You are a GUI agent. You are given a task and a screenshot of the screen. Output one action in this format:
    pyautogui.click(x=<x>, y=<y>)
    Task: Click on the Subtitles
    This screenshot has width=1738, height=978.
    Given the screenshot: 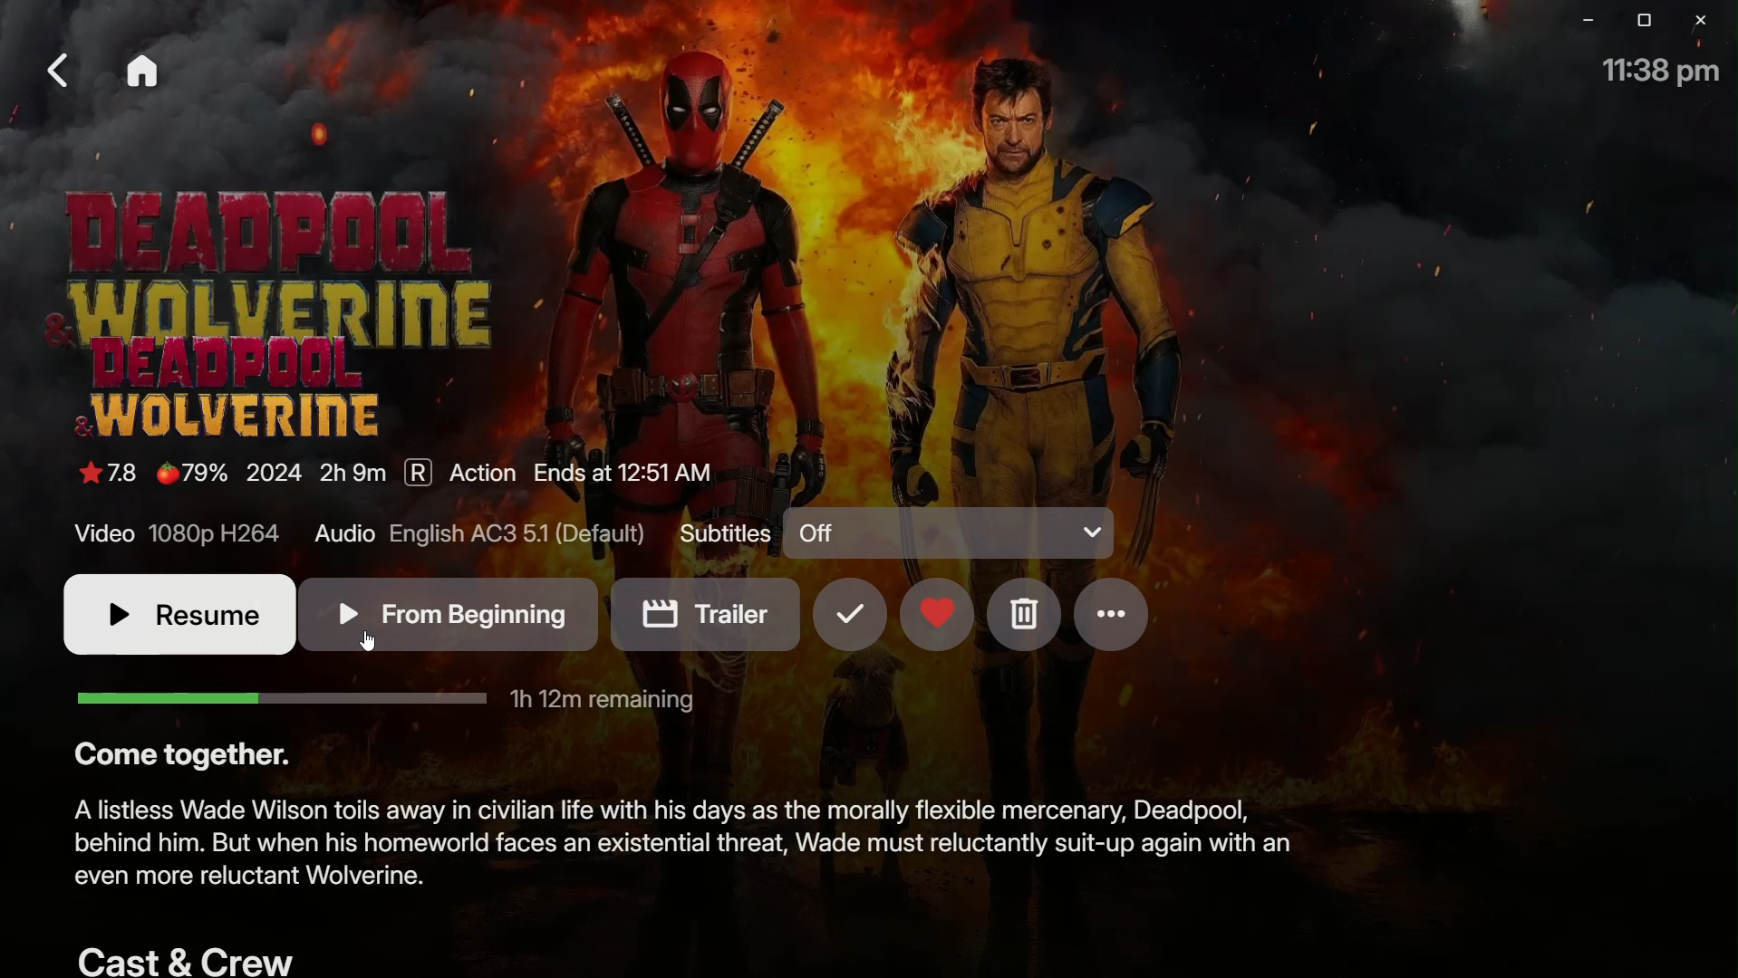 What is the action you would take?
    pyautogui.click(x=725, y=536)
    